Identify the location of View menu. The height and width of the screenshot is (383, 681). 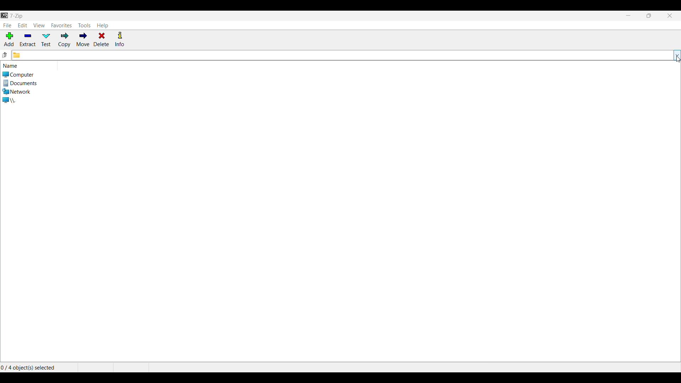
(39, 25).